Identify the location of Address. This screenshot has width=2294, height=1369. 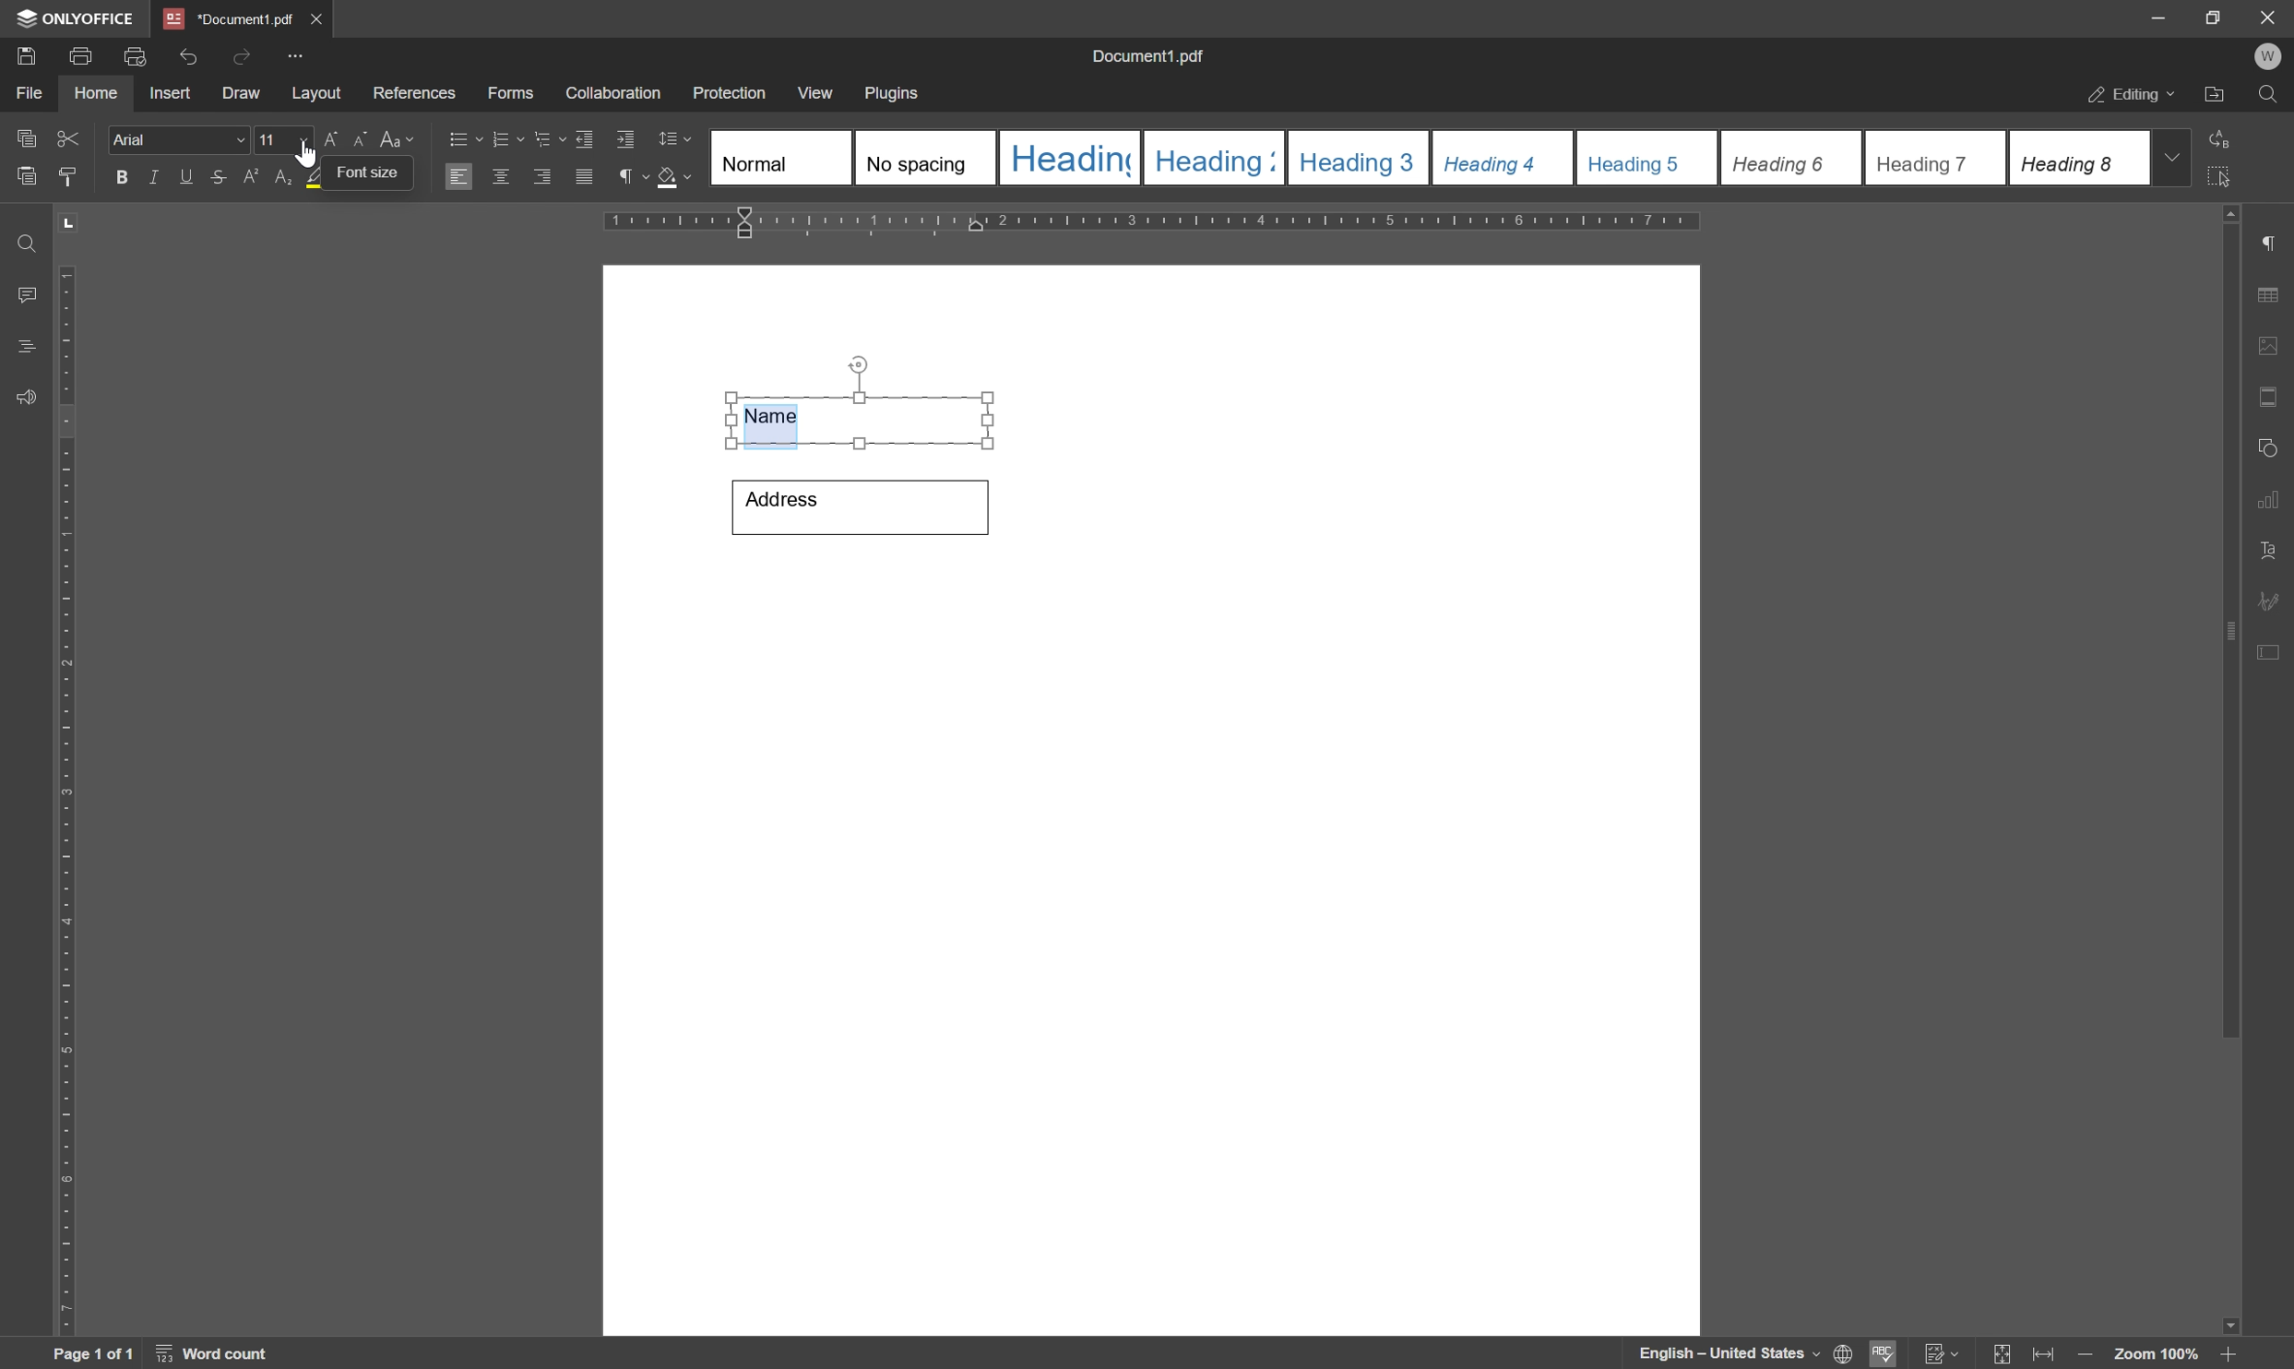
(858, 506).